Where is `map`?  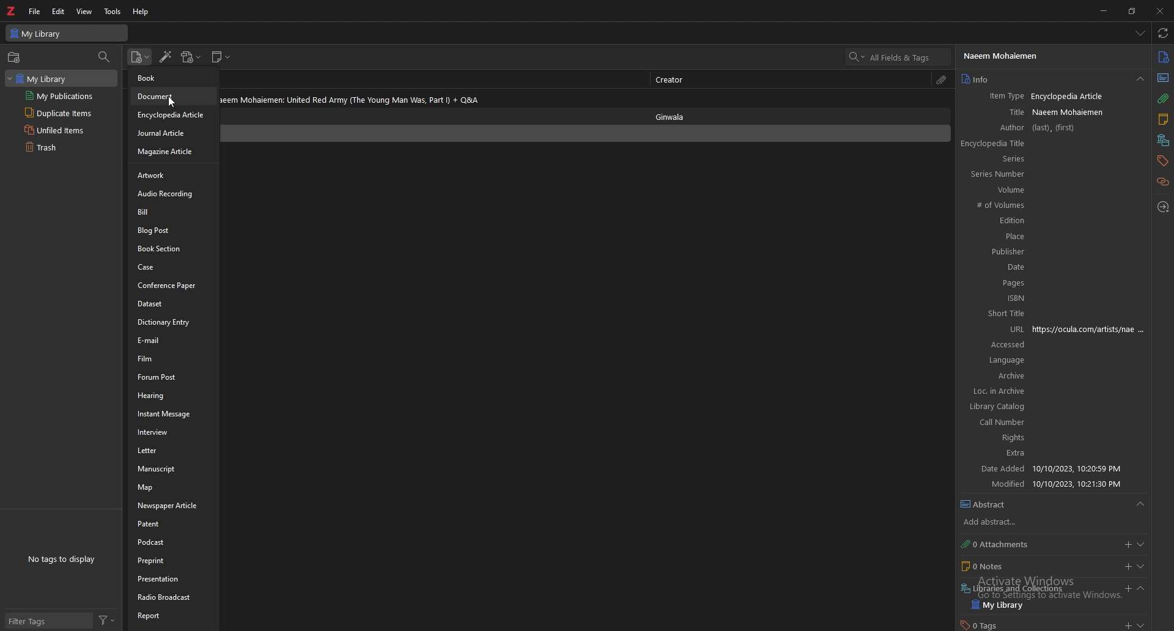 map is located at coordinates (172, 487).